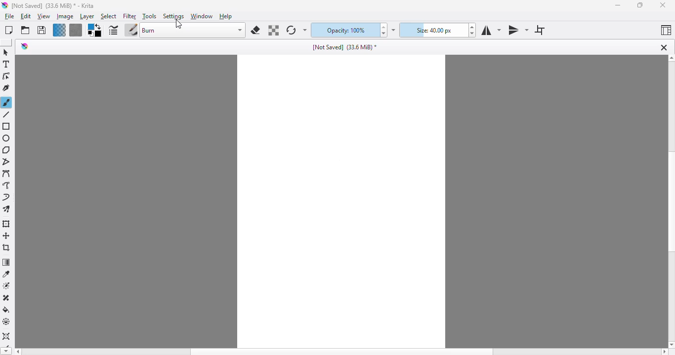  Describe the element at coordinates (664, 47) in the screenshot. I see `close tab` at that location.